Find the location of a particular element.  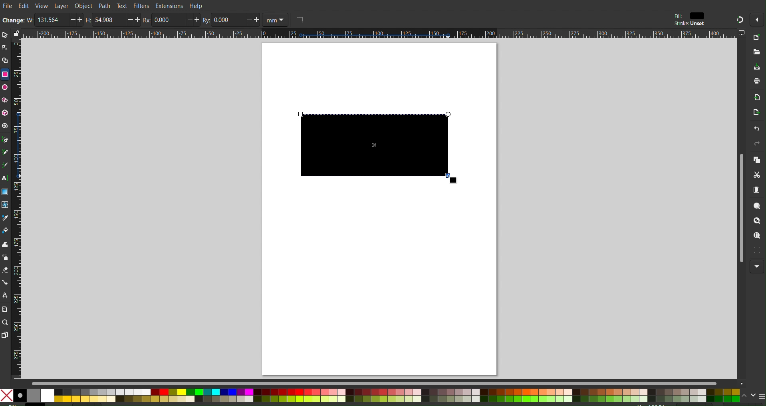

Zoom Drawing is located at coordinates (758, 222).